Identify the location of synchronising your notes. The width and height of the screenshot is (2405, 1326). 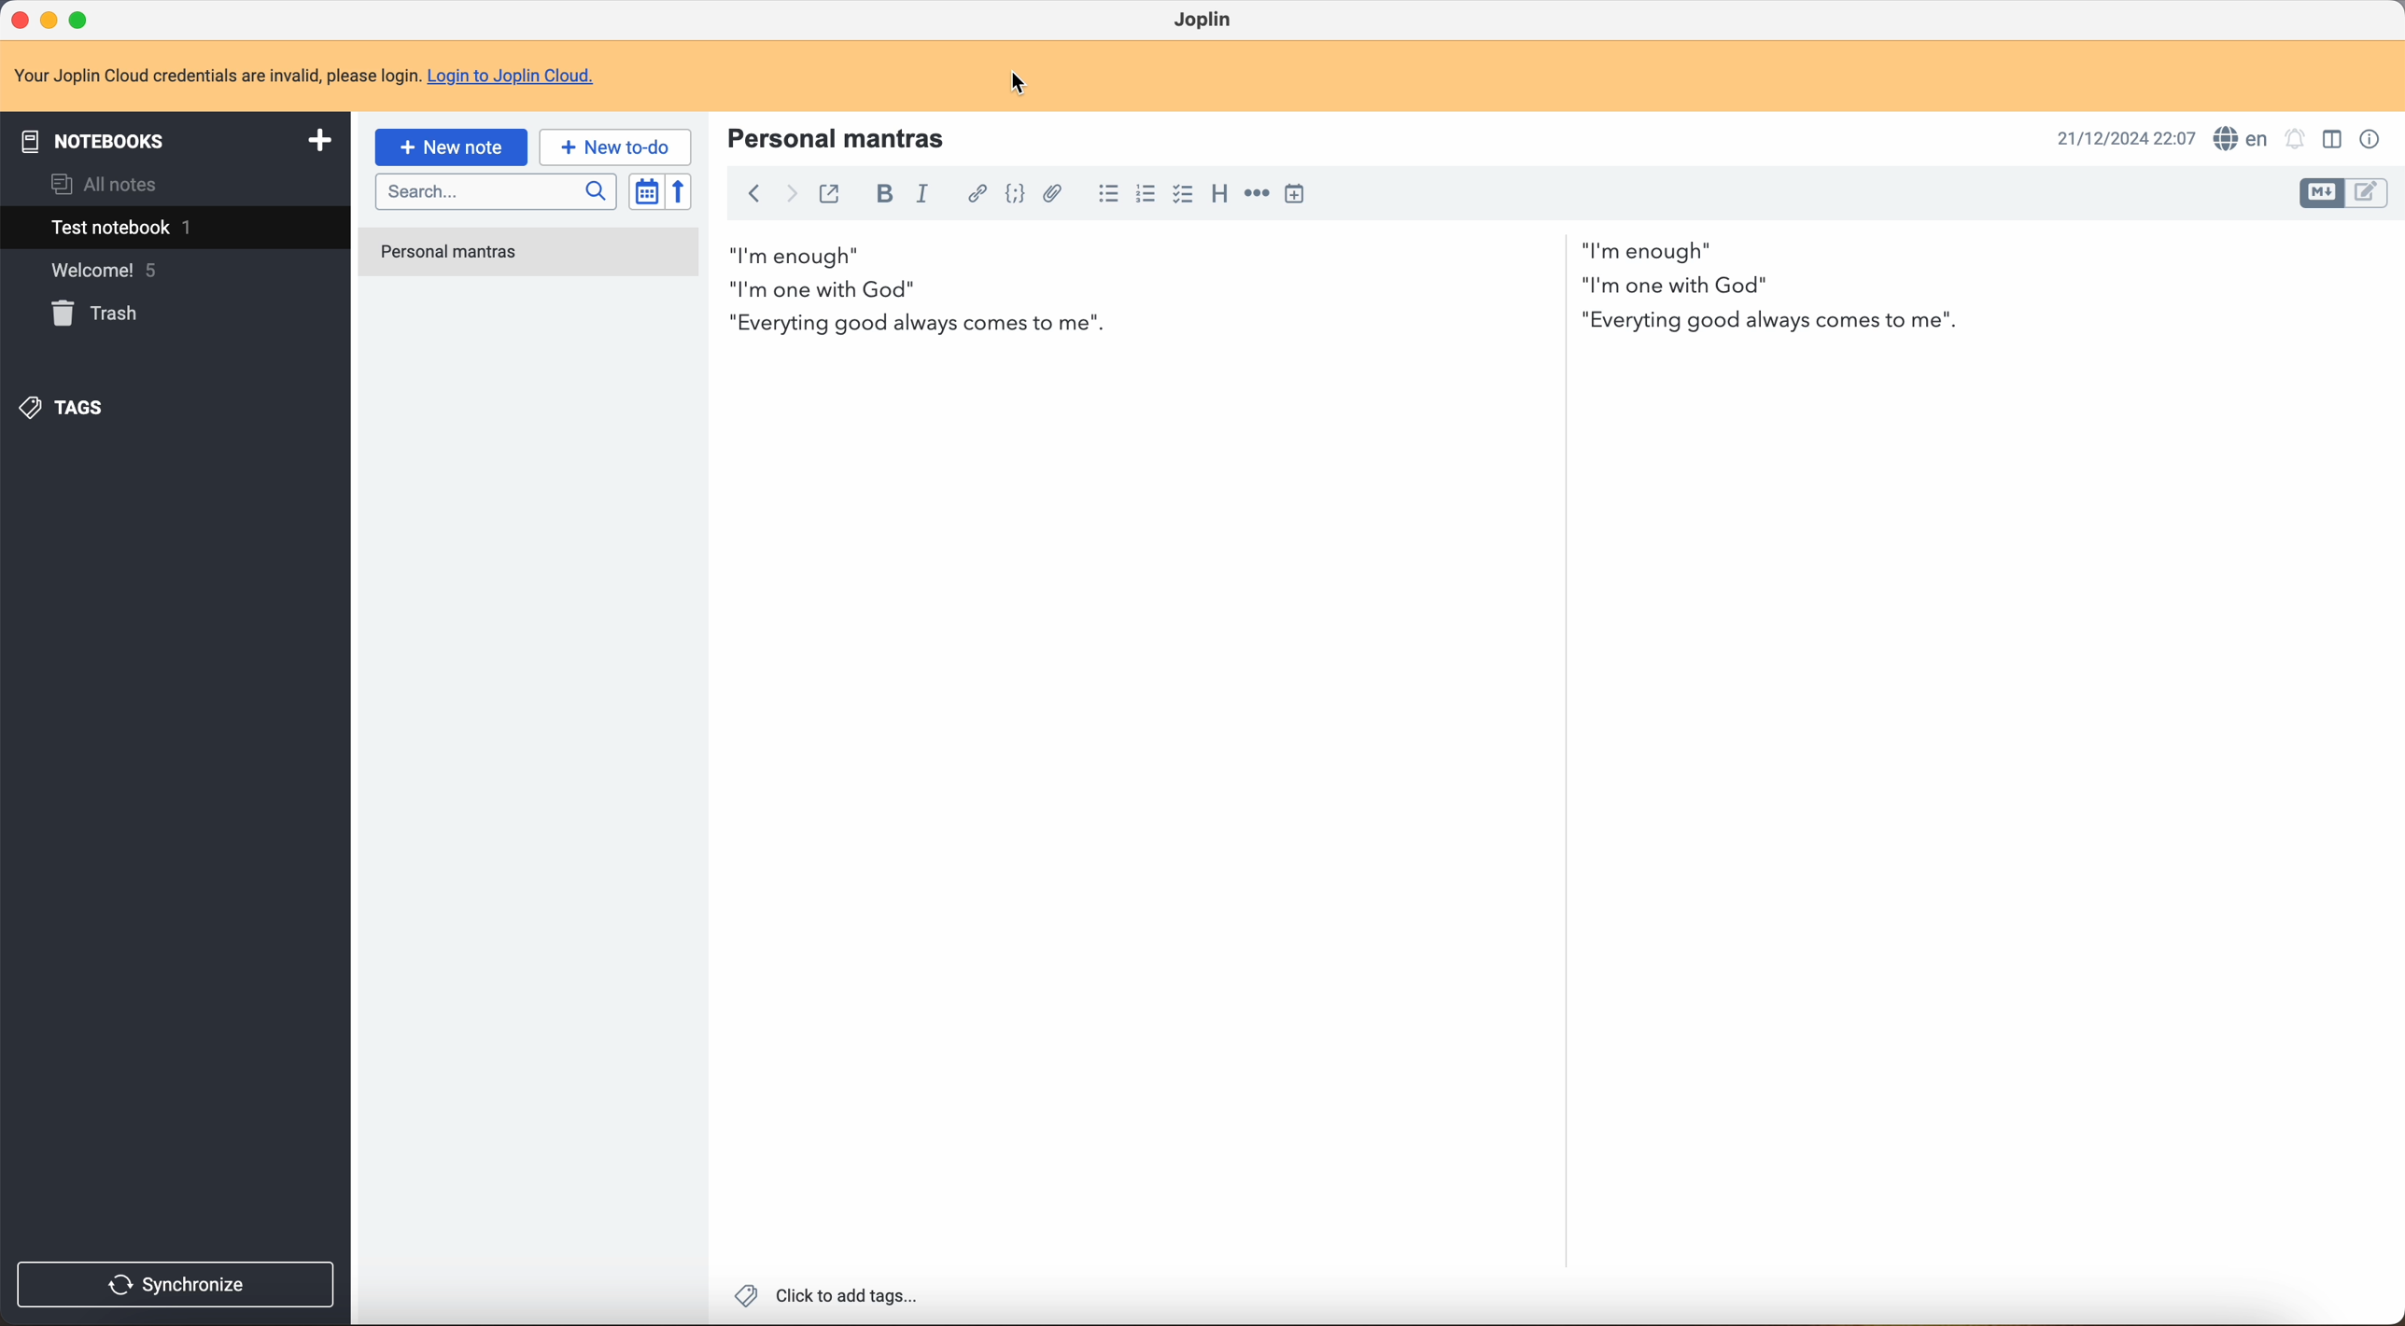
(488, 348).